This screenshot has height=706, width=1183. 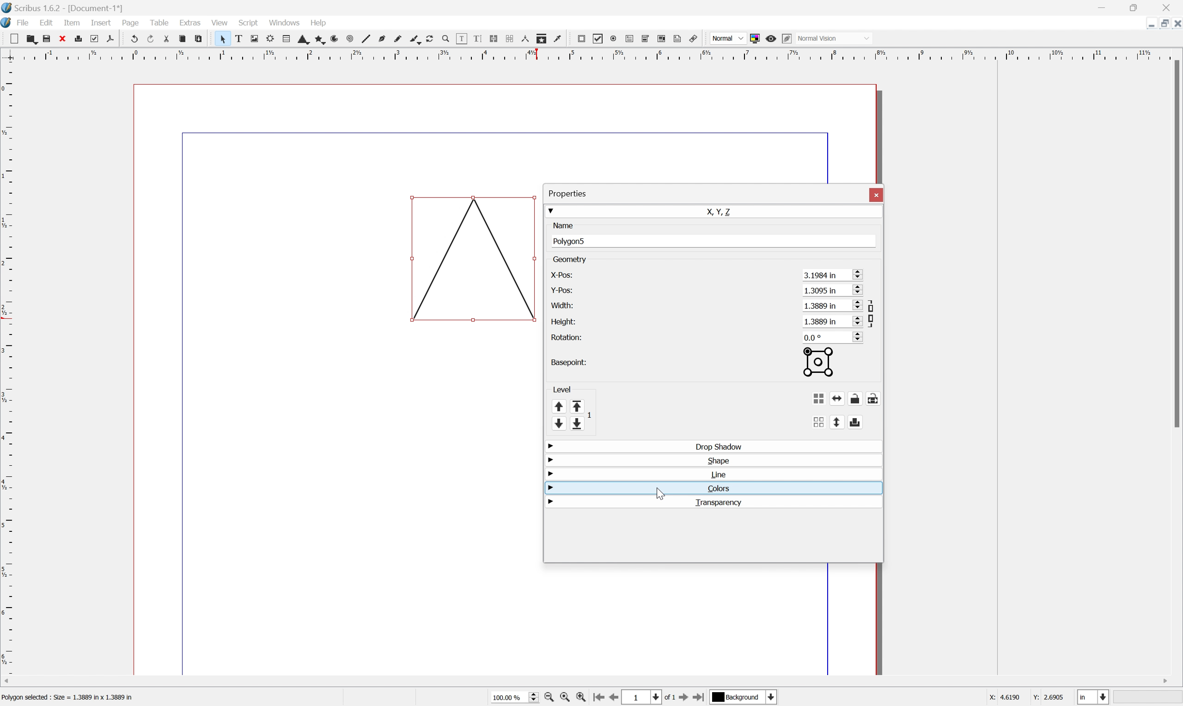 I want to click on PDF radio button, so click(x=612, y=39).